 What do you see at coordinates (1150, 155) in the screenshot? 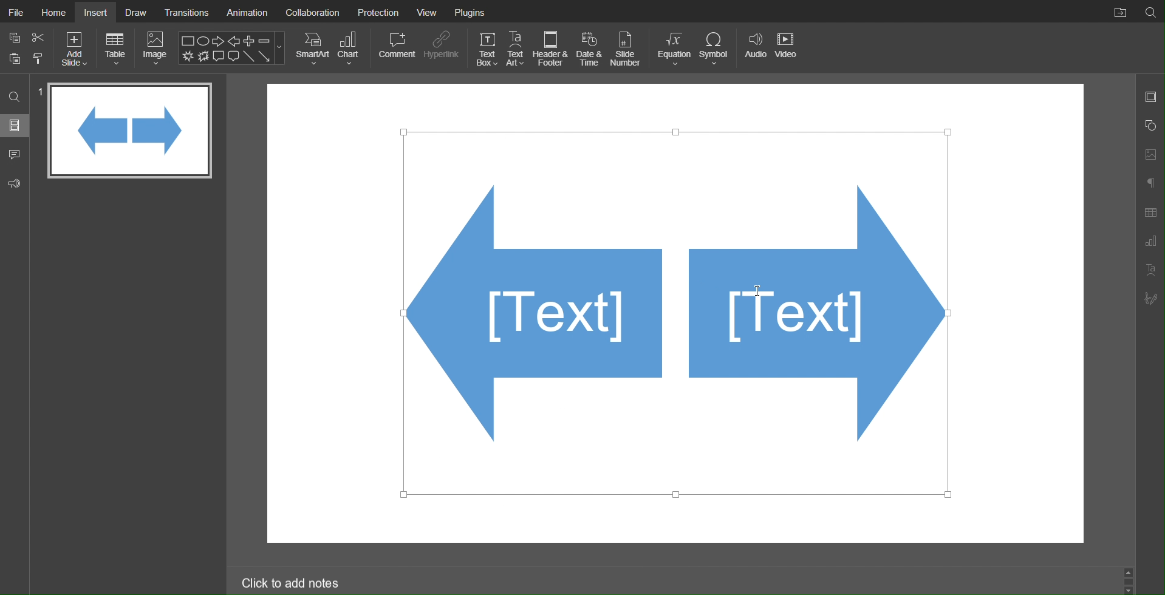
I see `Image Settings` at bounding box center [1150, 155].